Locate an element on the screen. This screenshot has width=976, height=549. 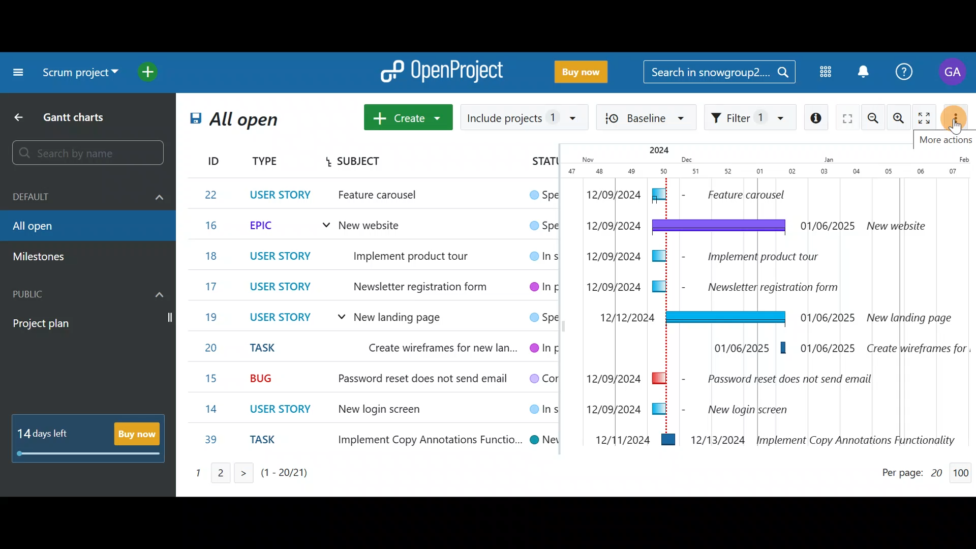
17 is located at coordinates (211, 287).